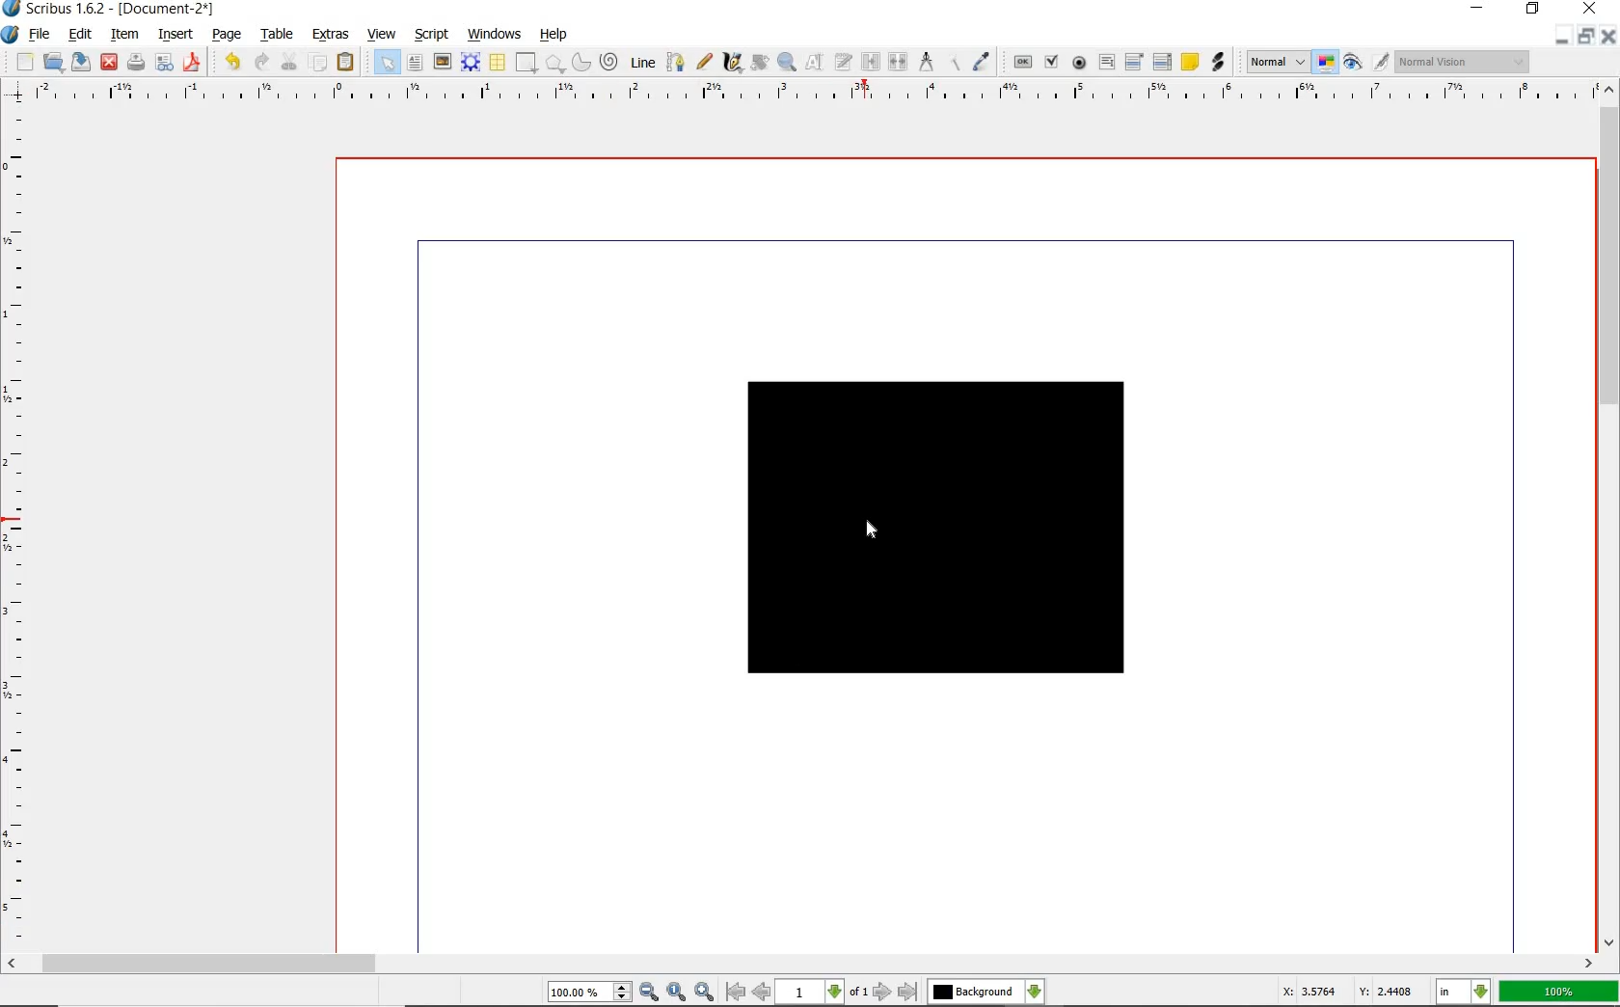 The image size is (1620, 1007). Describe the element at coordinates (232, 64) in the screenshot. I see `undo` at that location.